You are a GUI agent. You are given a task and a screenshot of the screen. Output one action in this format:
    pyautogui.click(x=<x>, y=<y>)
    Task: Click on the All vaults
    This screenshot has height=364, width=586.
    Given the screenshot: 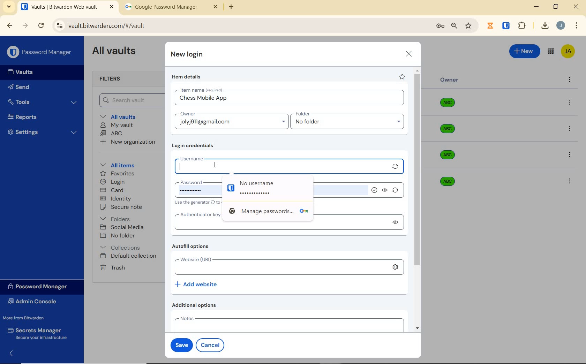 What is the action you would take?
    pyautogui.click(x=121, y=116)
    